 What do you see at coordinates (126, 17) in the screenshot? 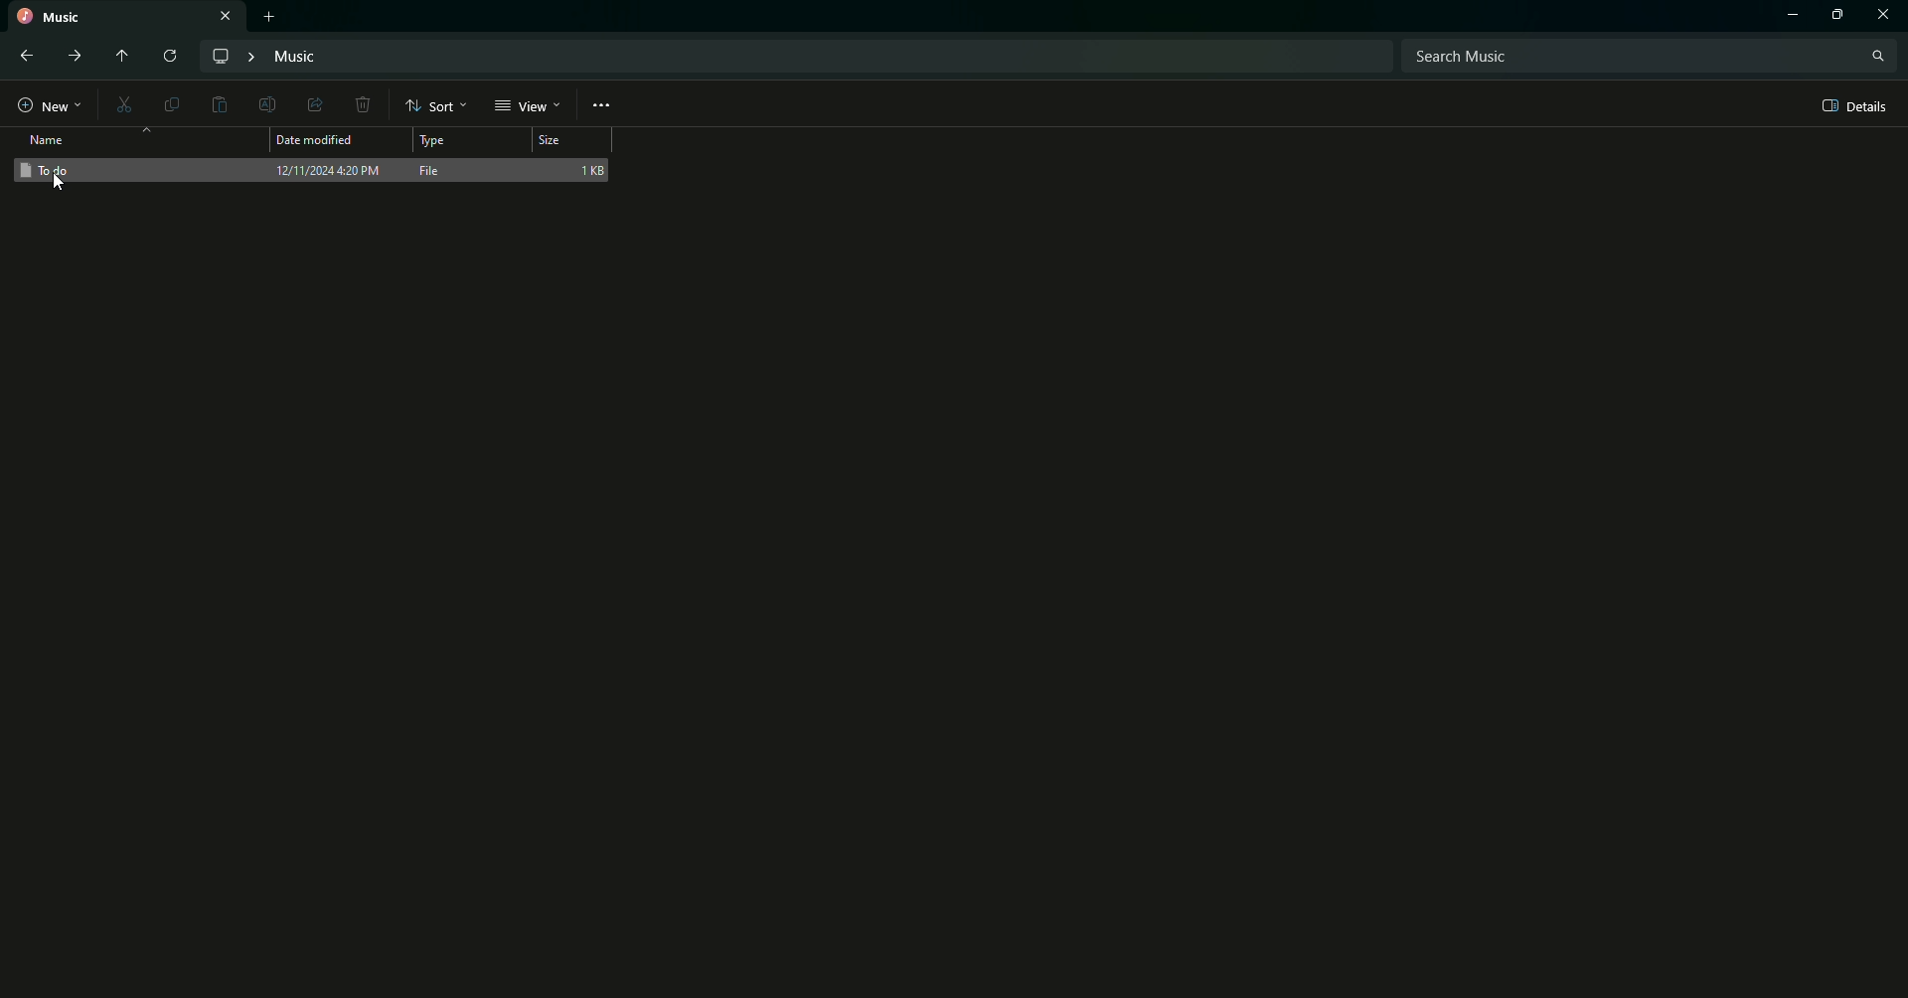
I see `Music tab` at bounding box center [126, 17].